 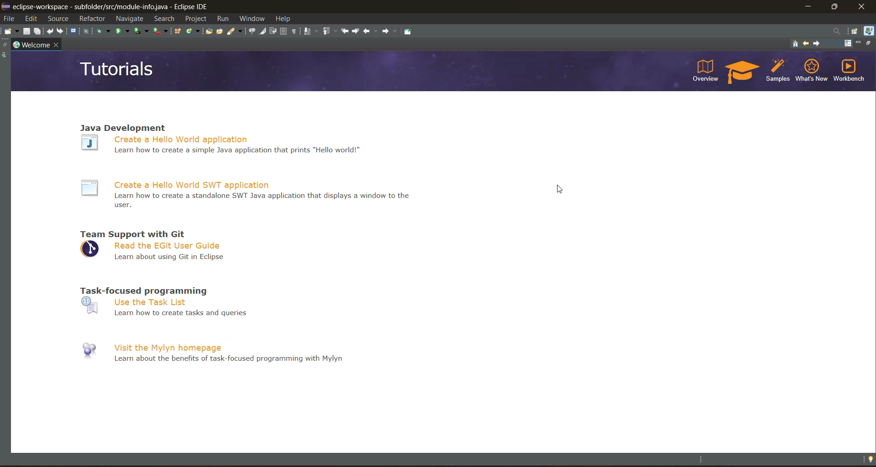 What do you see at coordinates (5, 47) in the screenshot?
I see `restore` at bounding box center [5, 47].